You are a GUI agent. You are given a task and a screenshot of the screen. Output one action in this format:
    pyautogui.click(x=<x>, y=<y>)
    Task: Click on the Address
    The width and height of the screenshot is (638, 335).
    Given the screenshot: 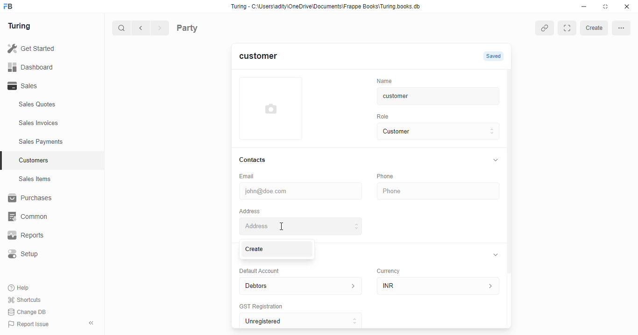 What is the action you would take?
    pyautogui.click(x=249, y=210)
    